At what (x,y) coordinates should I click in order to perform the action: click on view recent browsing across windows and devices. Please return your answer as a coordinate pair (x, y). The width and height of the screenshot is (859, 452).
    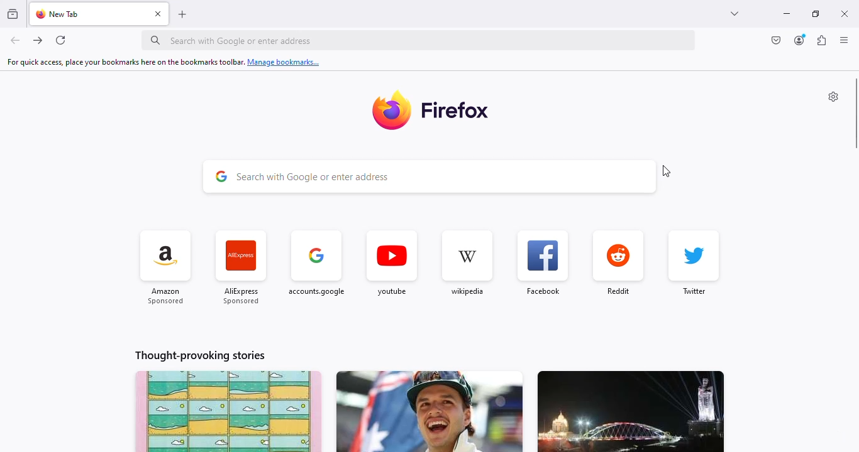
    Looking at the image, I should click on (13, 13).